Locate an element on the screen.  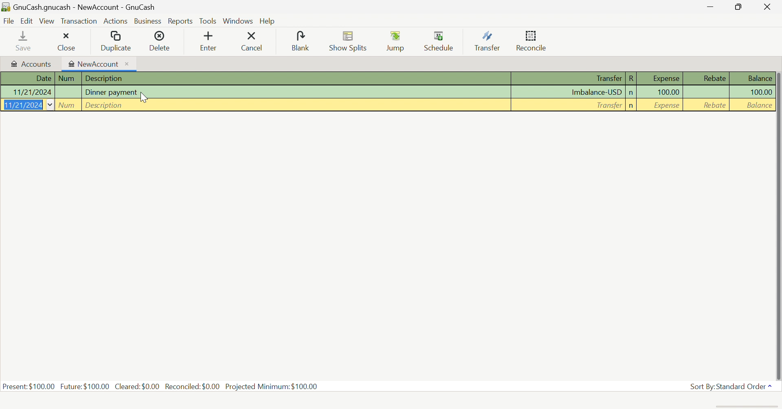
Accounts is located at coordinates (32, 65).